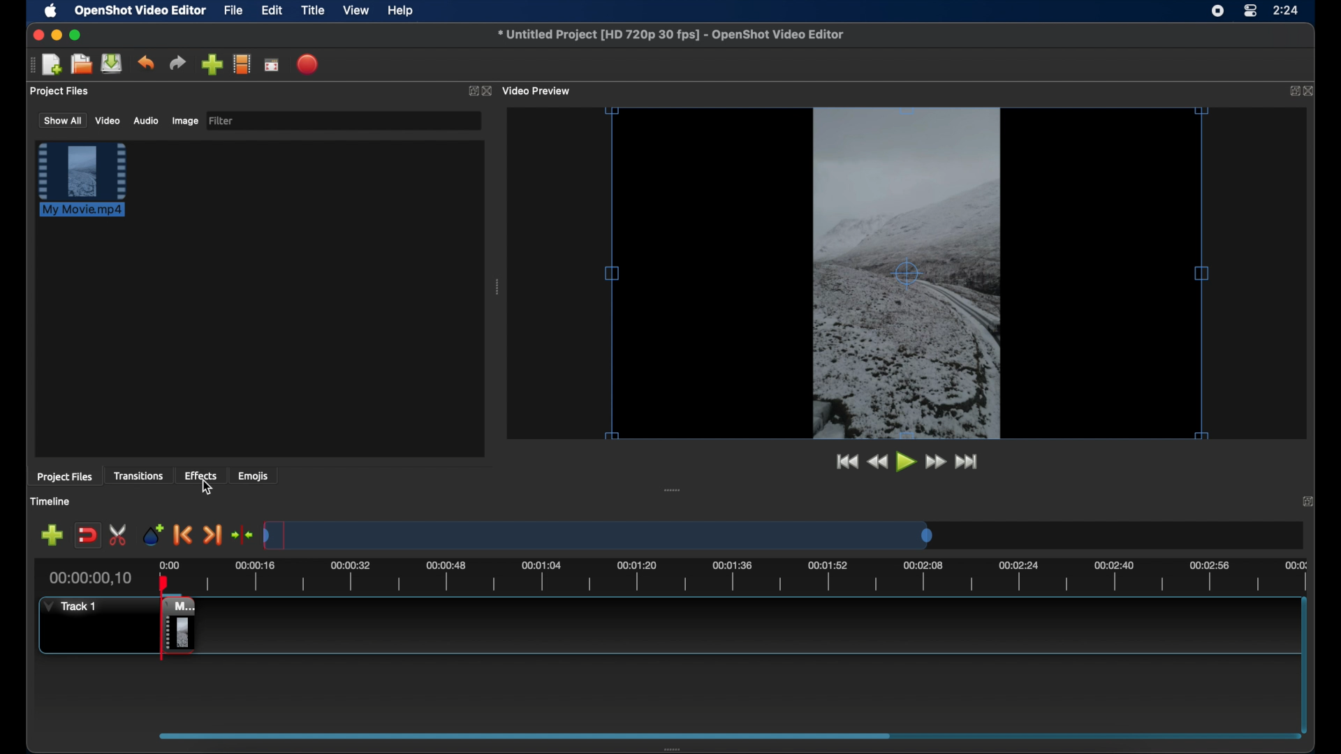 This screenshot has width=1341, height=754. I want to click on enable razor, so click(118, 535).